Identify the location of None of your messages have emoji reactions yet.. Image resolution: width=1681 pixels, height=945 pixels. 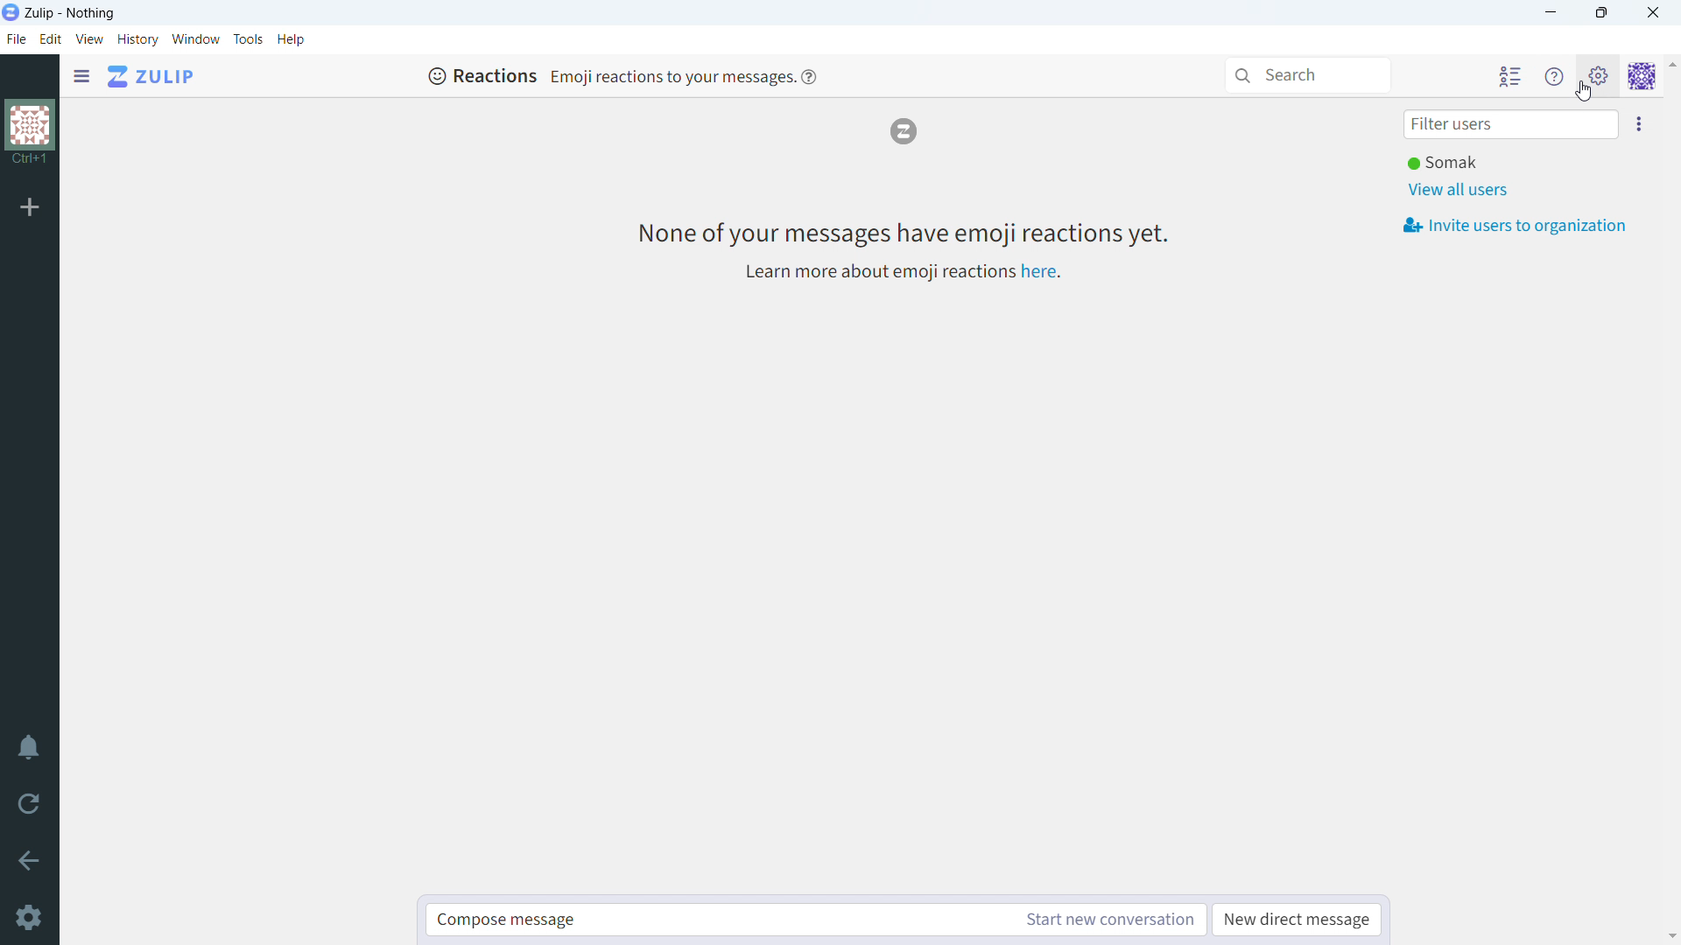
(901, 233).